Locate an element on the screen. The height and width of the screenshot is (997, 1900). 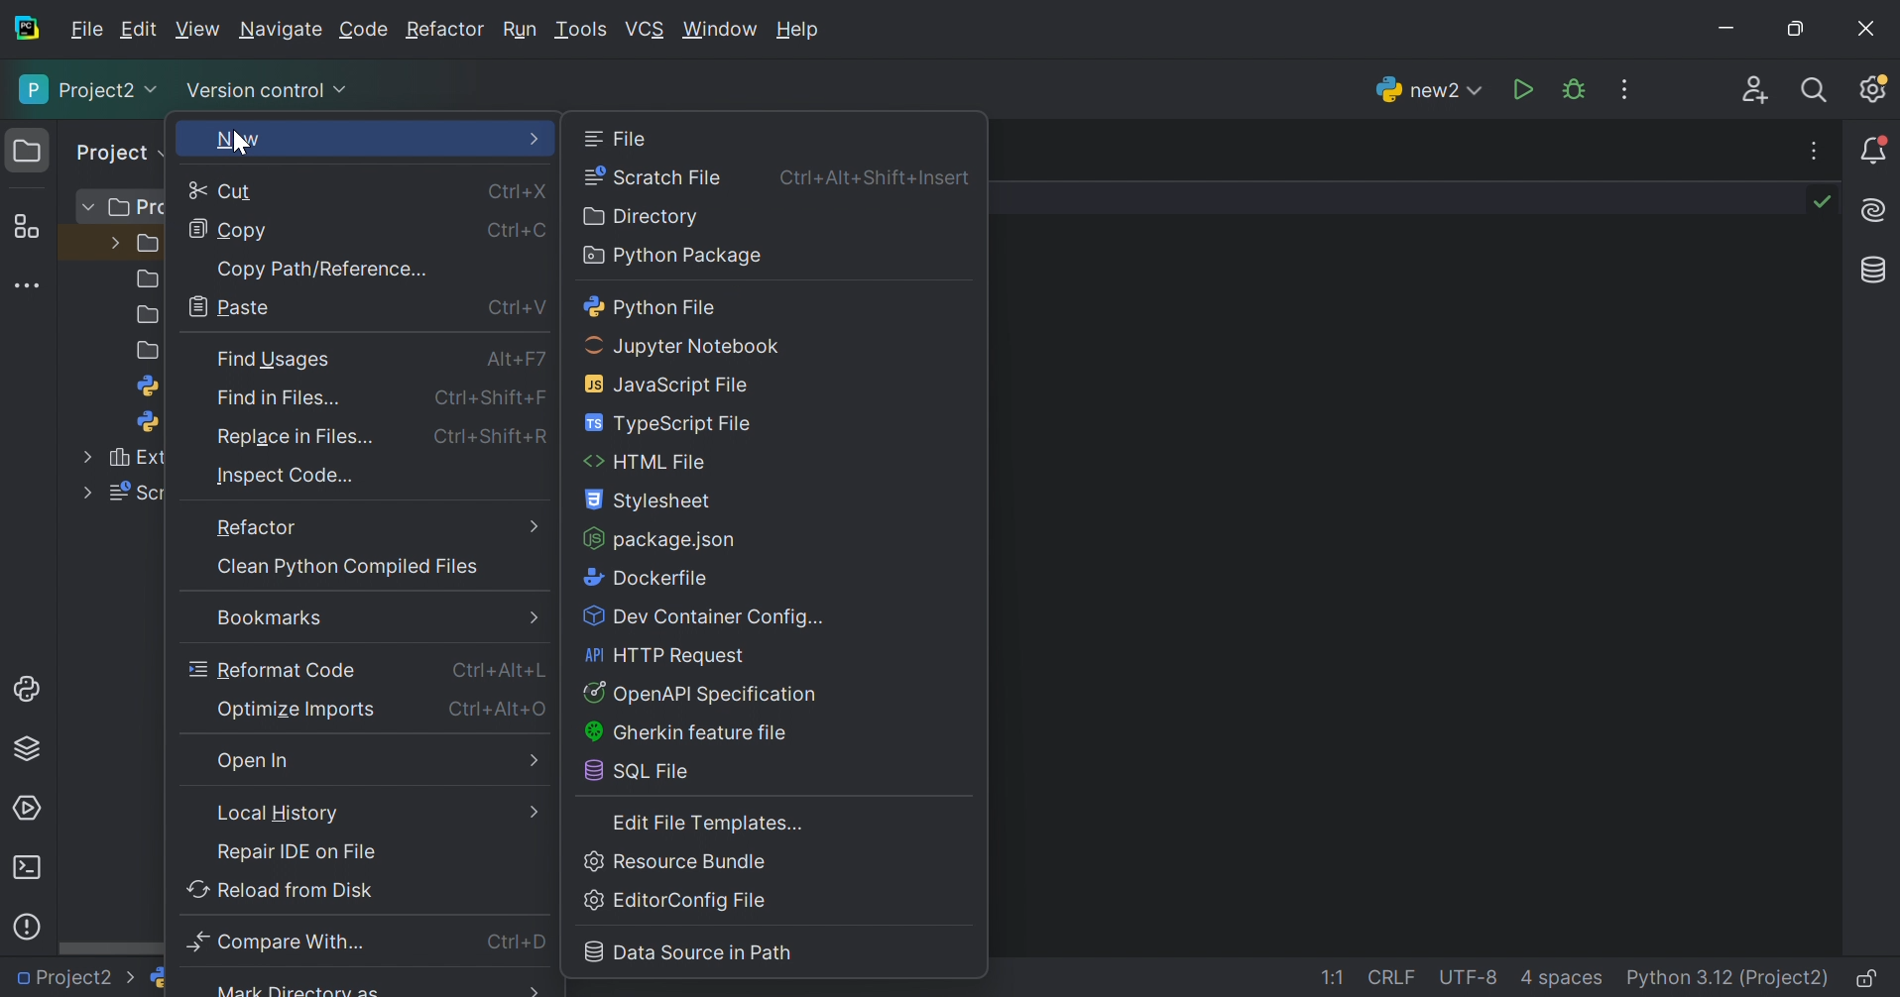
Ctrl+D is located at coordinates (520, 943).